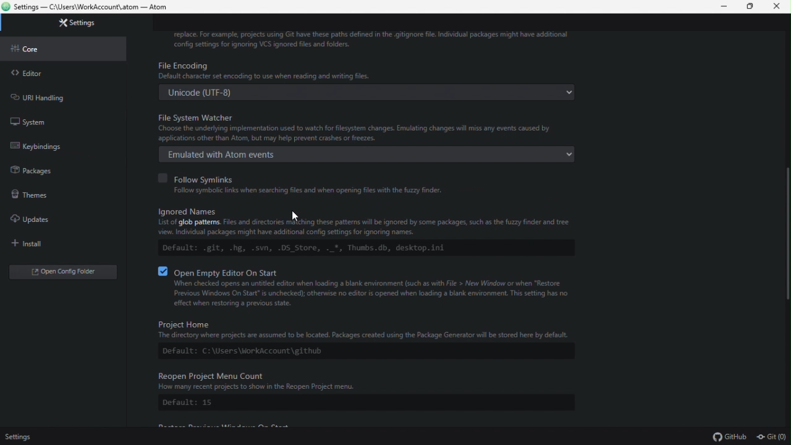 The width and height of the screenshot is (791, 445). Describe the element at coordinates (17, 437) in the screenshot. I see `setings` at that location.